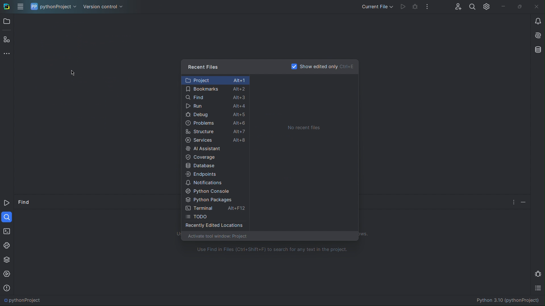 The image size is (545, 306). Describe the element at coordinates (539, 273) in the screenshot. I see `Debug` at that location.